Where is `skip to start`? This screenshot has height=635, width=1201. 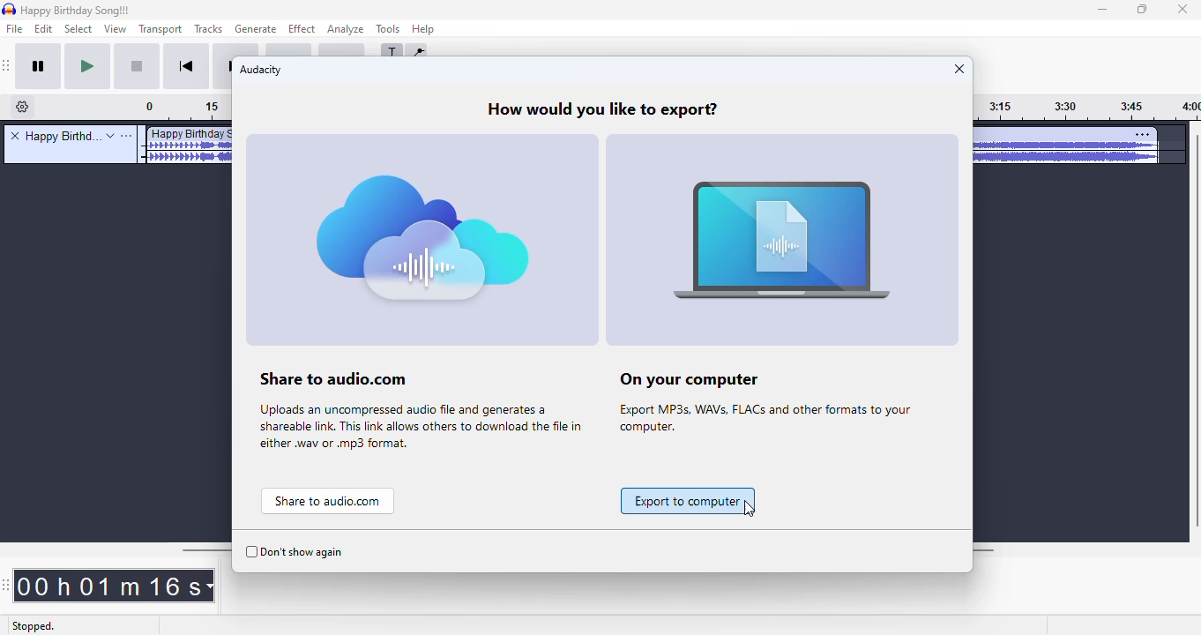
skip to start is located at coordinates (189, 67).